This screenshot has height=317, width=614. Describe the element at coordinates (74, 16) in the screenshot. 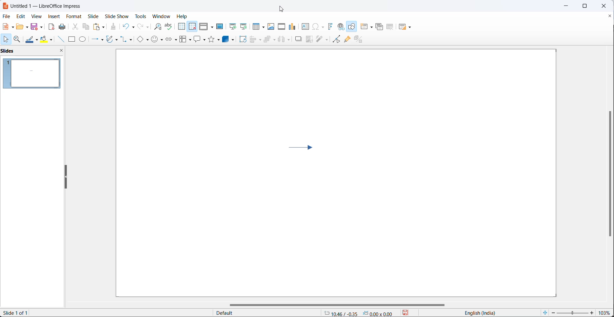

I see `format` at that location.